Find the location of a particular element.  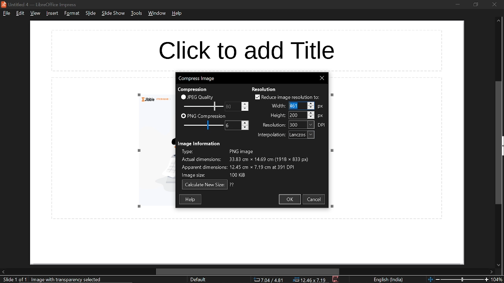

current zoom is located at coordinates (498, 279).